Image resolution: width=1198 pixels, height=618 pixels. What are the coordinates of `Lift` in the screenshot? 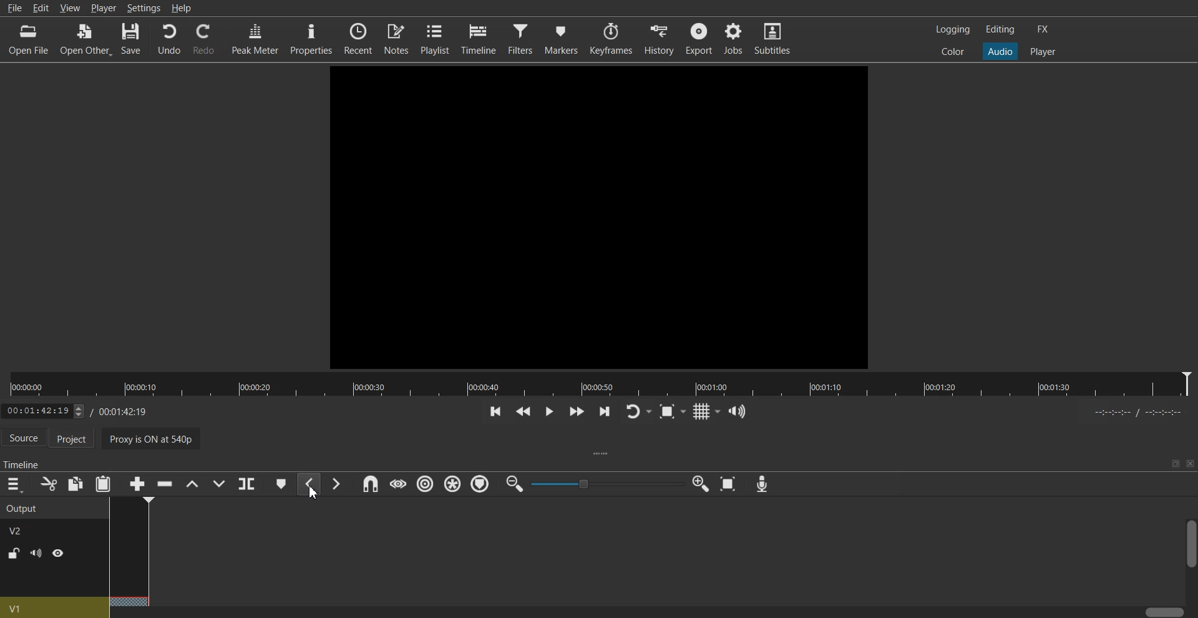 It's located at (192, 484).